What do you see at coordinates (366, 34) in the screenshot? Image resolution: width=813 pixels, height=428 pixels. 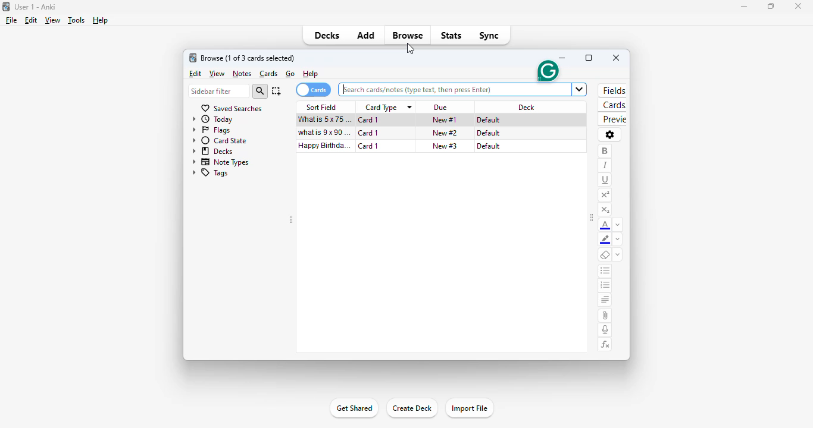 I see `add` at bounding box center [366, 34].